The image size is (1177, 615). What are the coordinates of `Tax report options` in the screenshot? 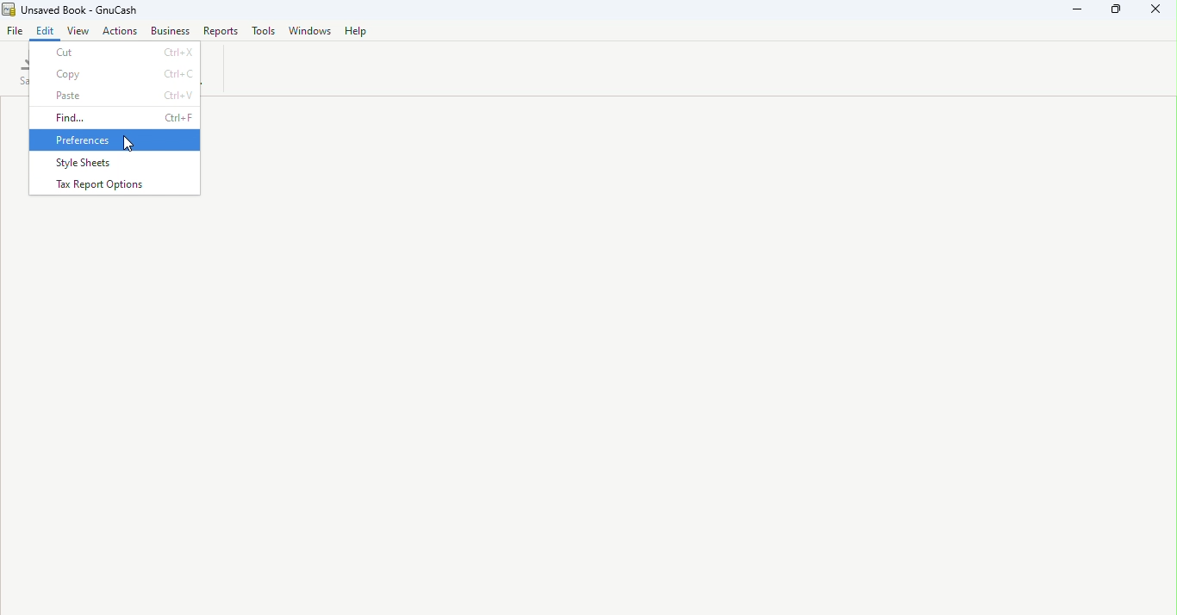 It's located at (120, 184).